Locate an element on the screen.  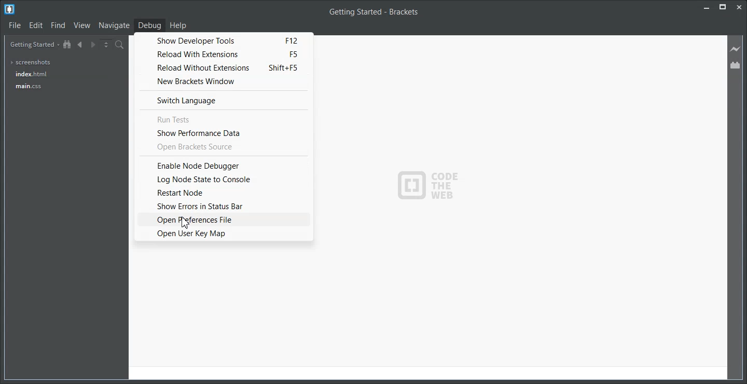
Minimize is located at coordinates (707, 6).